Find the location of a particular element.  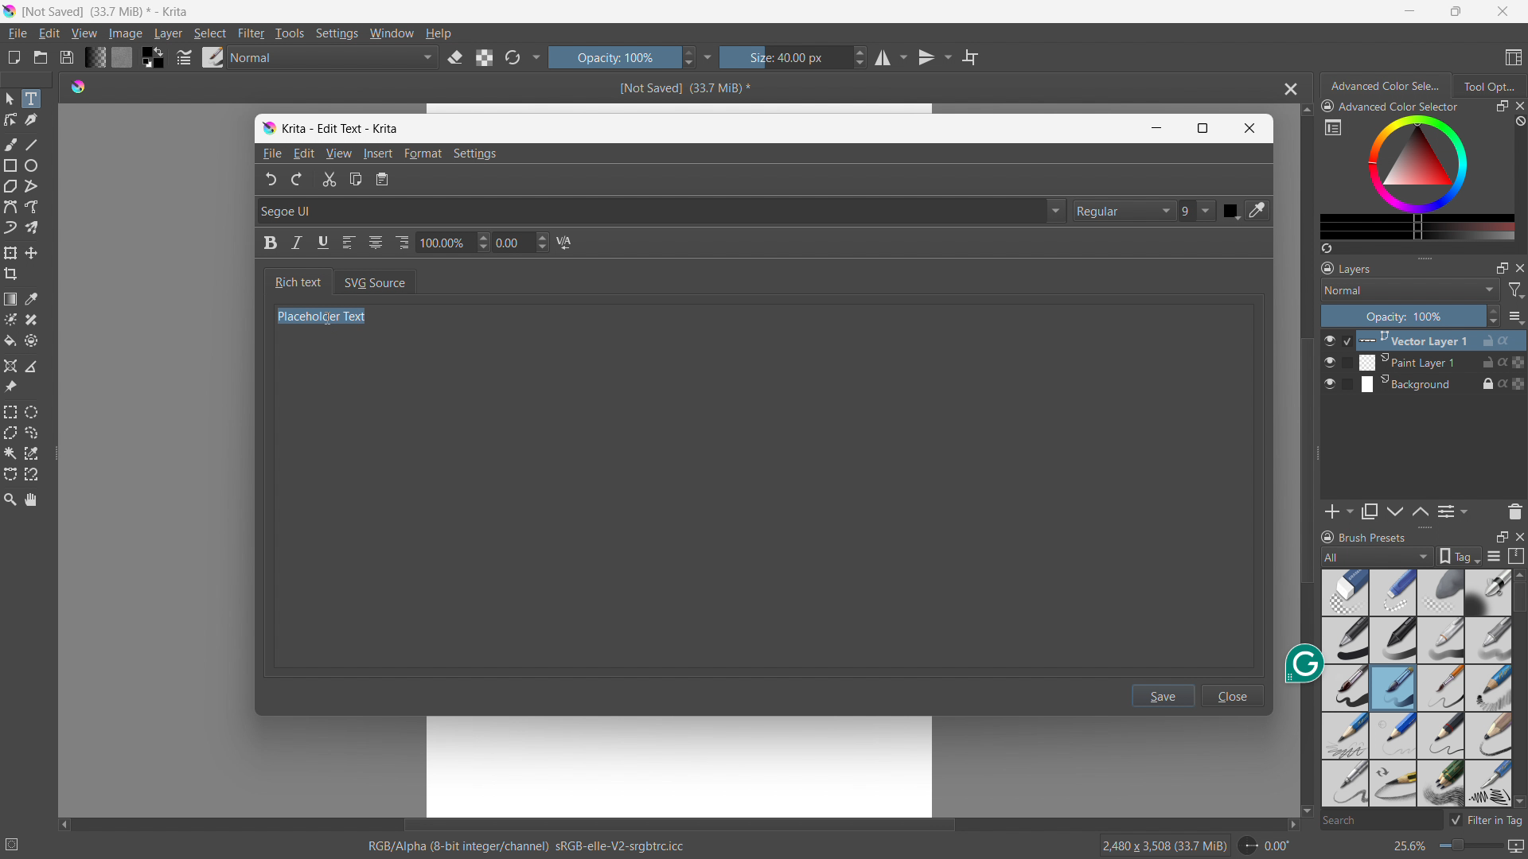

storage resource is located at coordinates (1517, 556).